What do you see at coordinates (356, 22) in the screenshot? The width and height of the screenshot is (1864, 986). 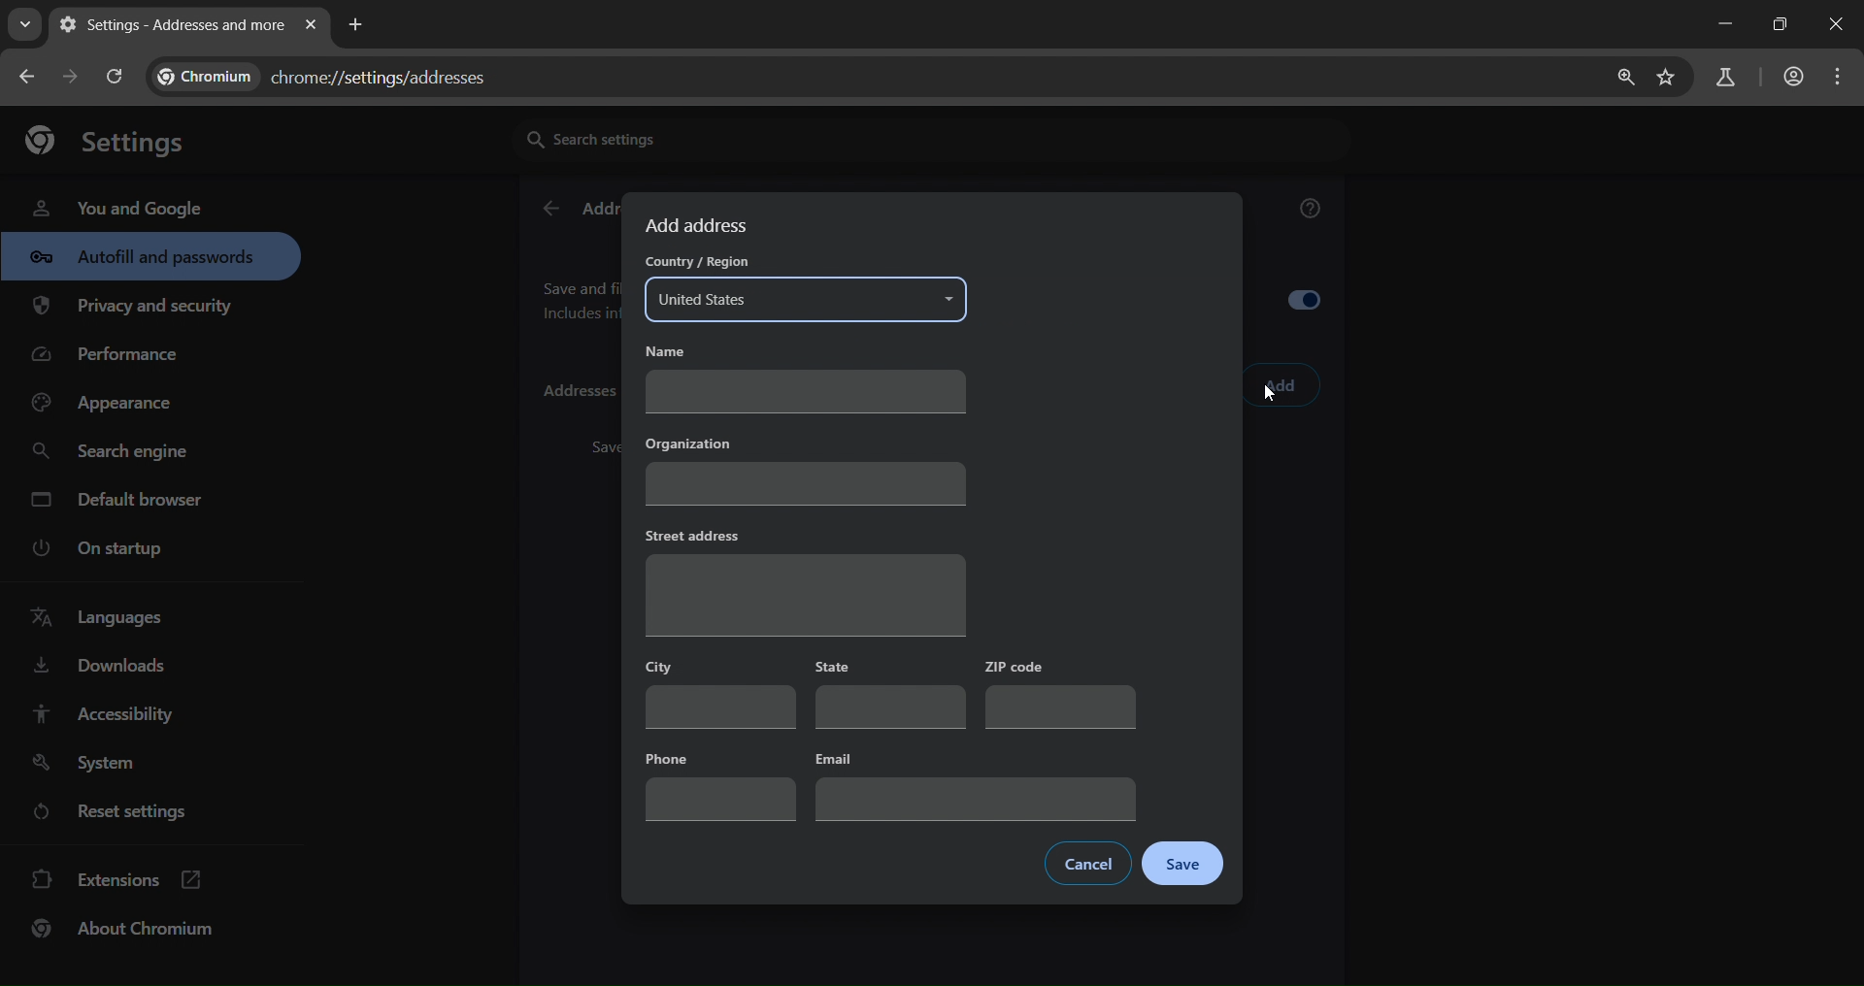 I see `new tab` at bounding box center [356, 22].